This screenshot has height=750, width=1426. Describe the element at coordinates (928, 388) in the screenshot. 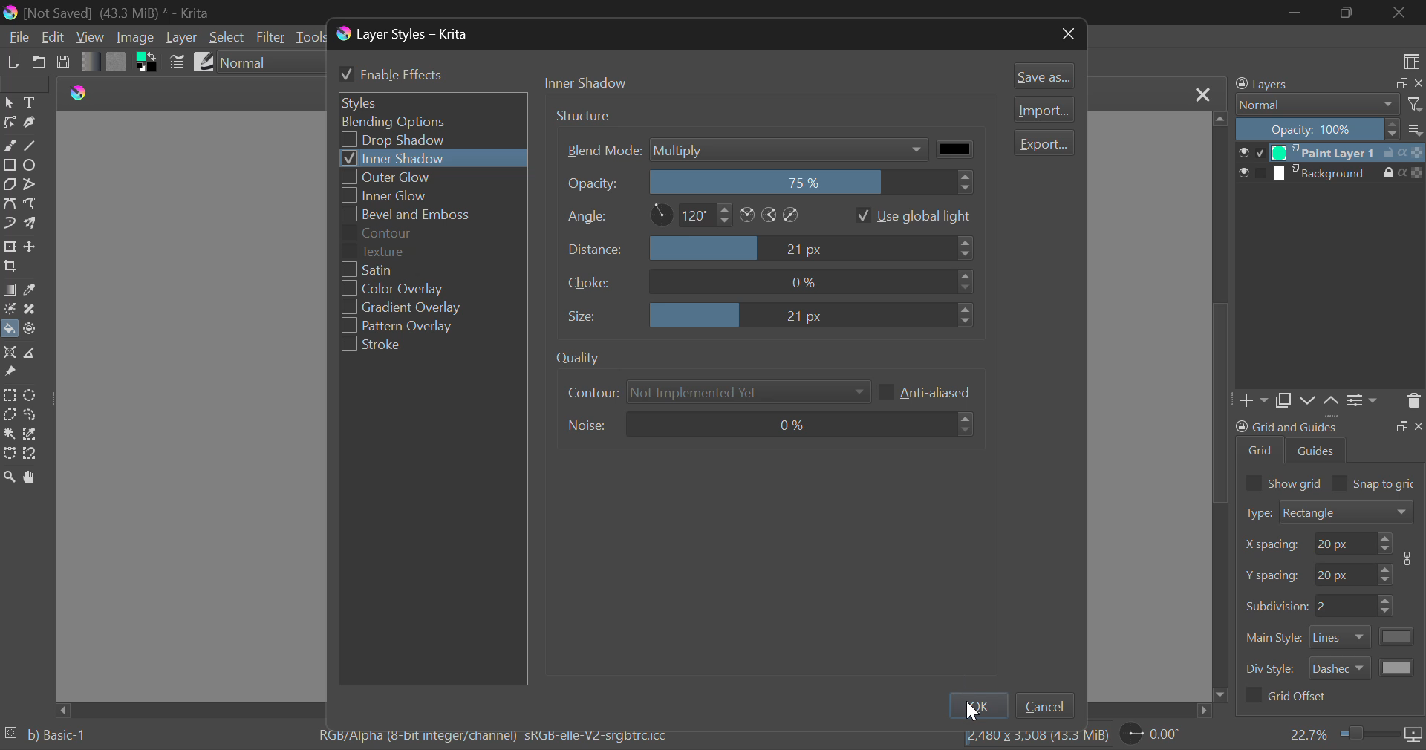

I see `Anti-aliased` at that location.